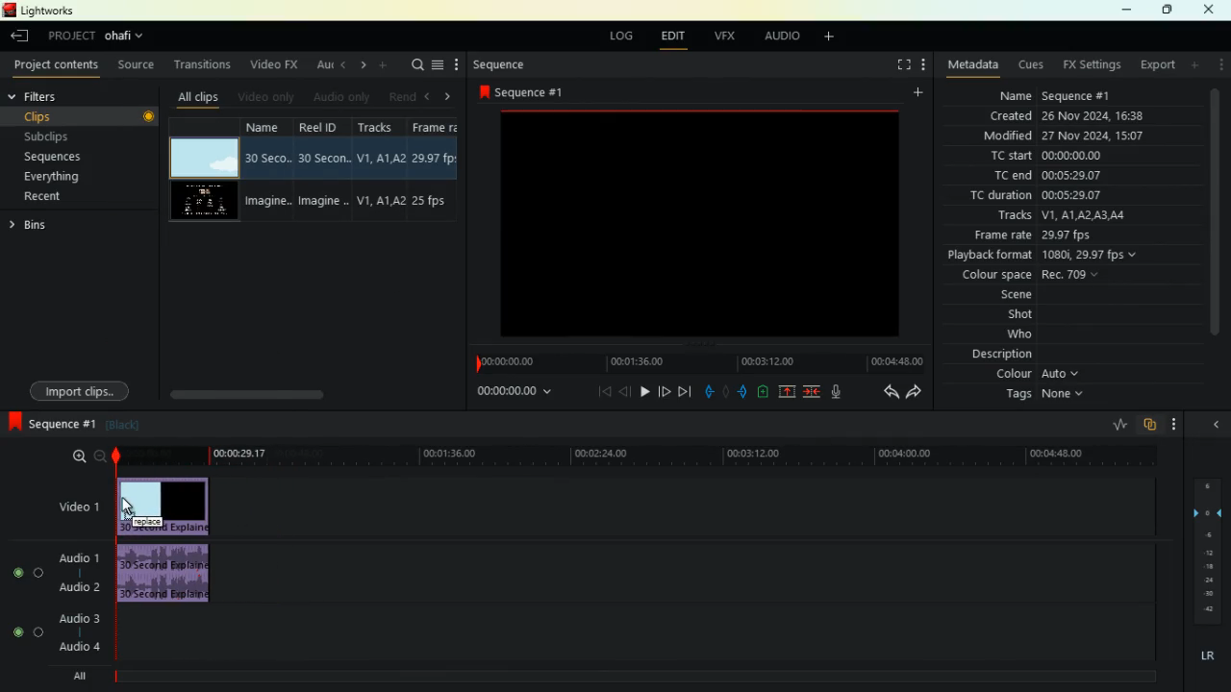 Image resolution: width=1231 pixels, height=692 pixels. I want to click on scroll, so click(1210, 212).